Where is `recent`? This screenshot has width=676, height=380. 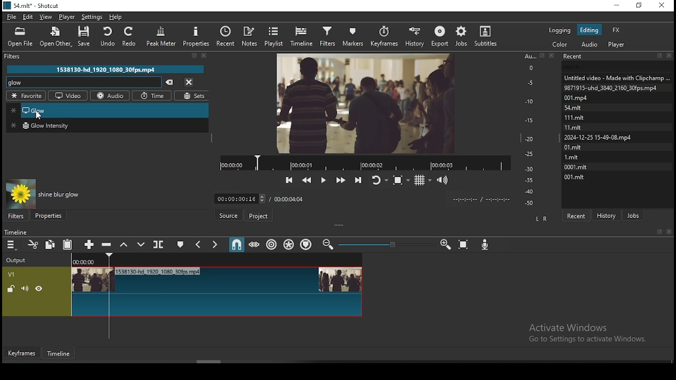
recent is located at coordinates (226, 36).